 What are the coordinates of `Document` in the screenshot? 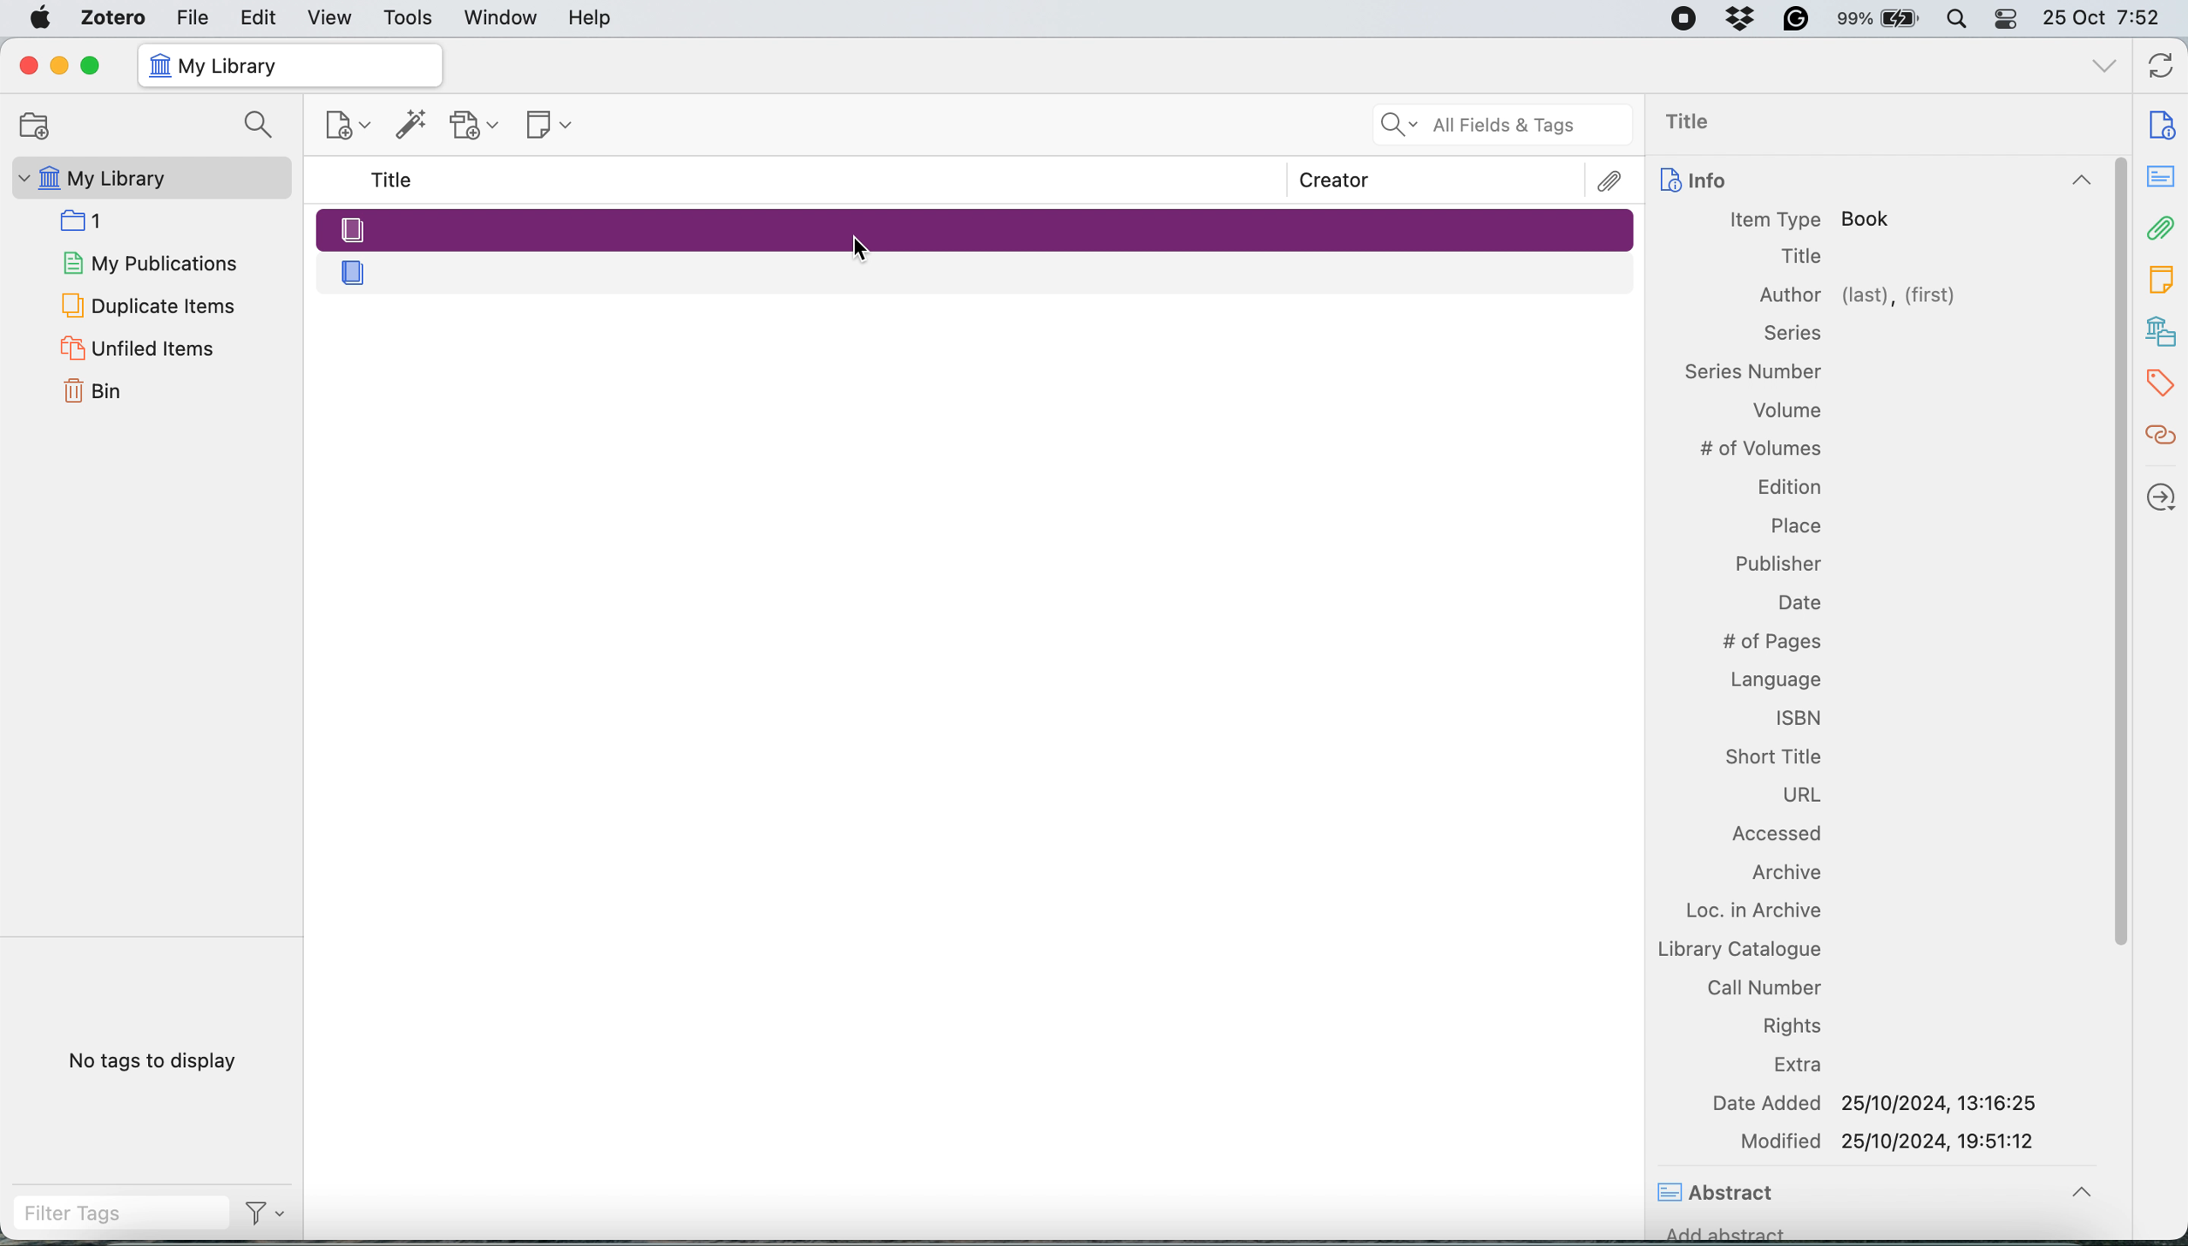 It's located at (2163, 125).